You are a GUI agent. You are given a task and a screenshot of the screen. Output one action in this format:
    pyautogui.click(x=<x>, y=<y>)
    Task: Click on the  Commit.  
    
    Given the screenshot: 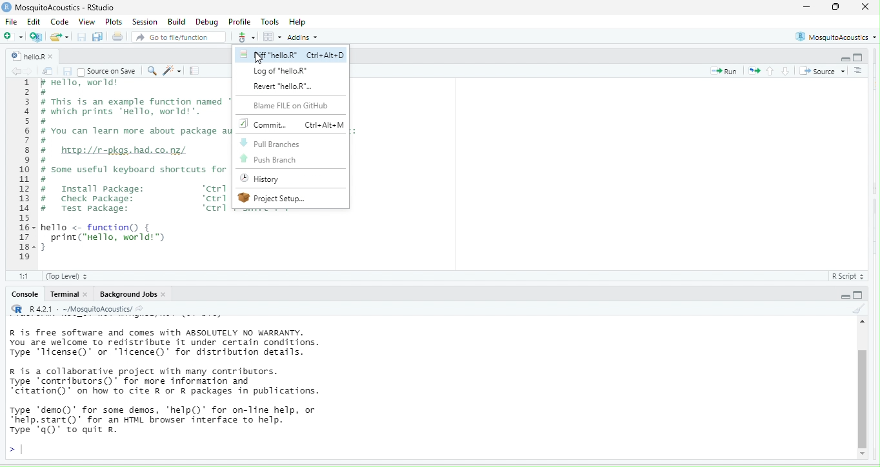 What is the action you would take?
    pyautogui.click(x=291, y=124)
    